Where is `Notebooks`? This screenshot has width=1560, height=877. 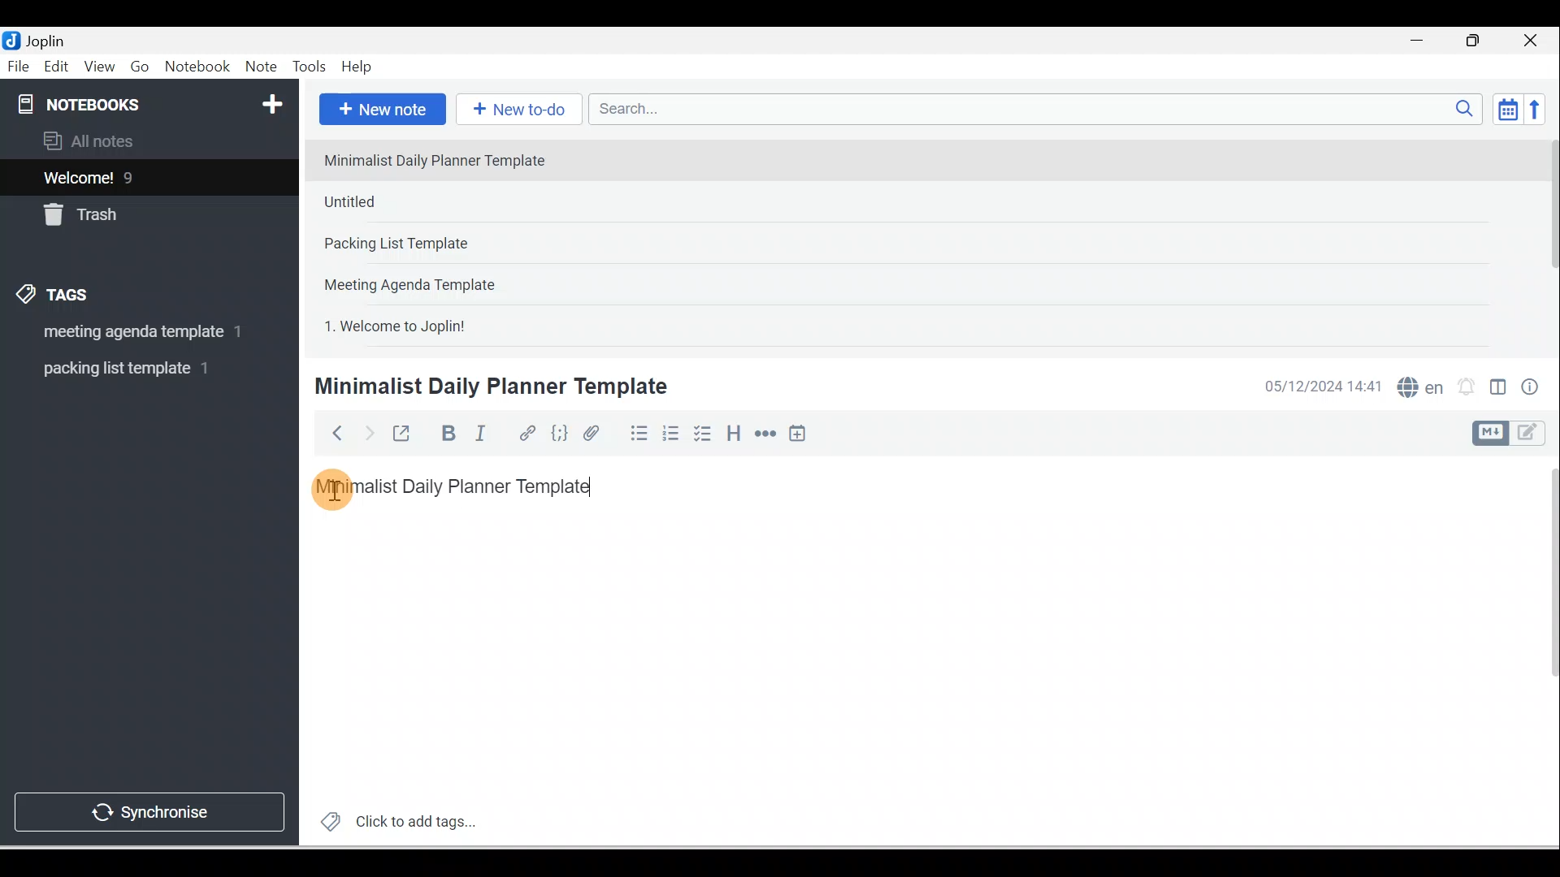 Notebooks is located at coordinates (153, 101).